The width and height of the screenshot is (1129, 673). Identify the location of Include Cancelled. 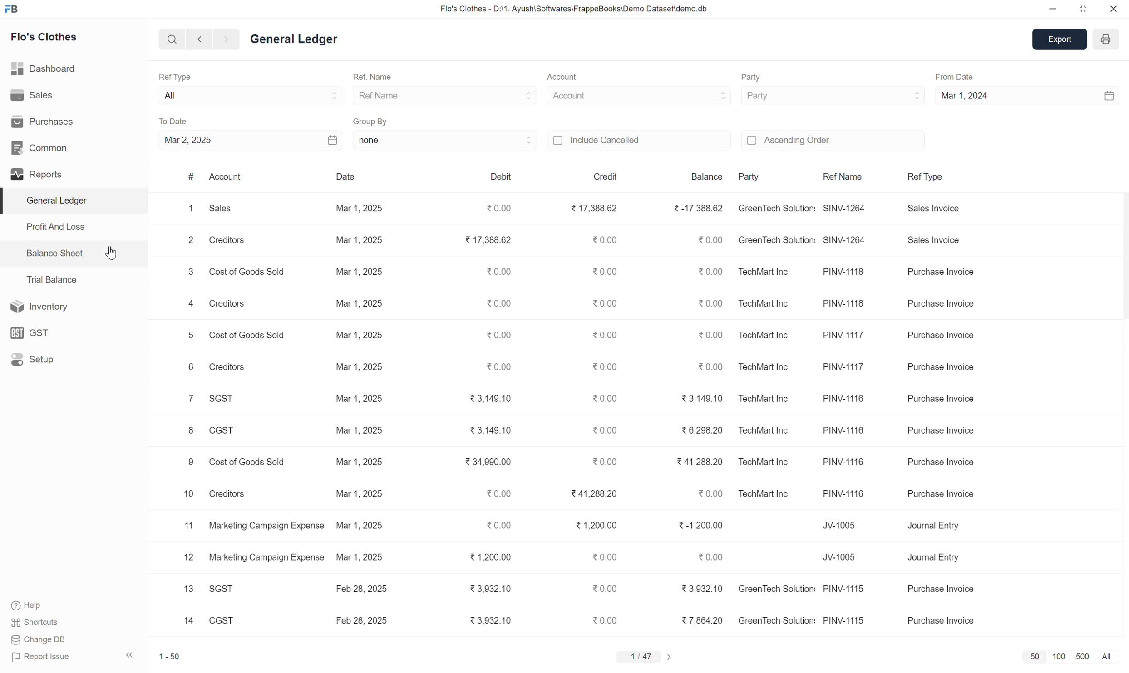
(609, 141).